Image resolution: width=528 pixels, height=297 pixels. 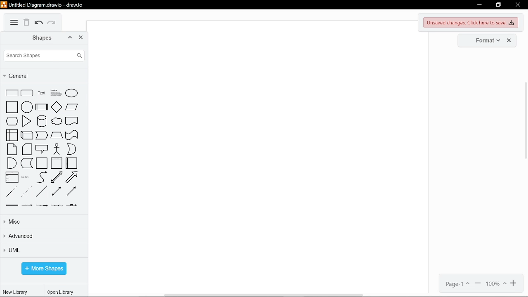 What do you see at coordinates (53, 24) in the screenshot?
I see `redo` at bounding box center [53, 24].